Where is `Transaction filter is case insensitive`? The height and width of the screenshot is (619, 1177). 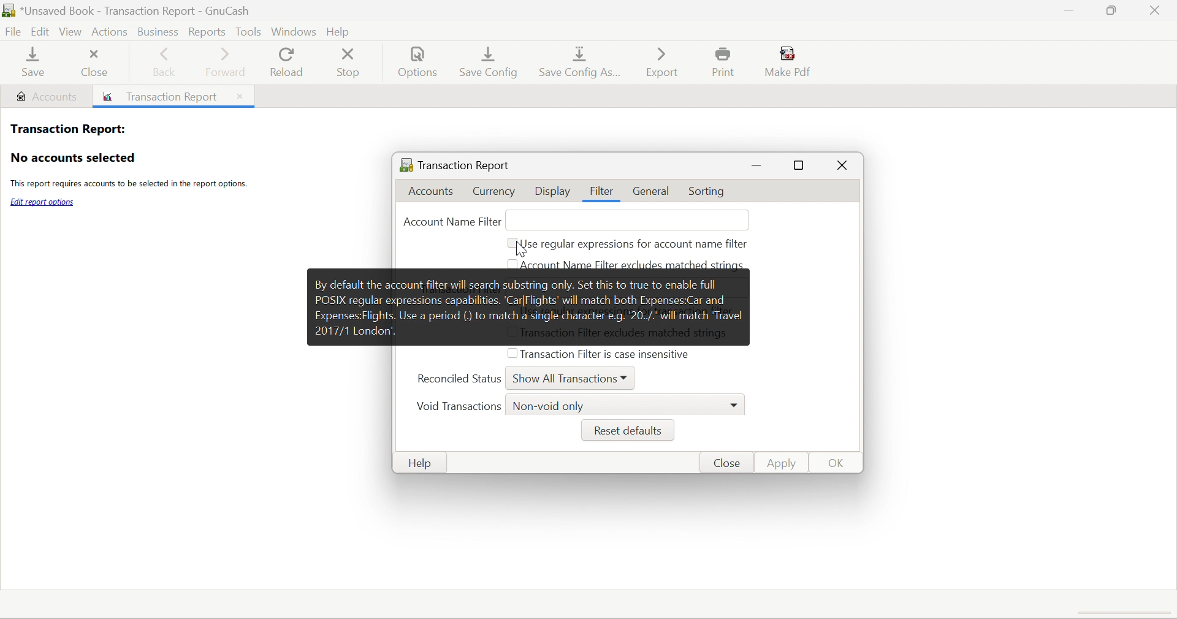 Transaction filter is case insensitive is located at coordinates (605, 353).